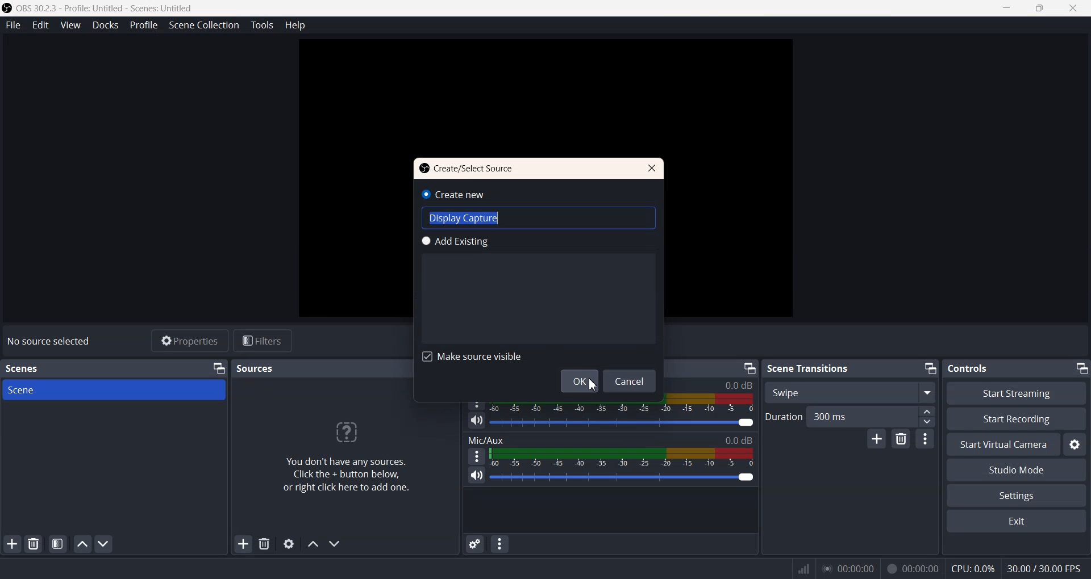  What do you see at coordinates (114, 389) in the screenshot?
I see `Scene` at bounding box center [114, 389].